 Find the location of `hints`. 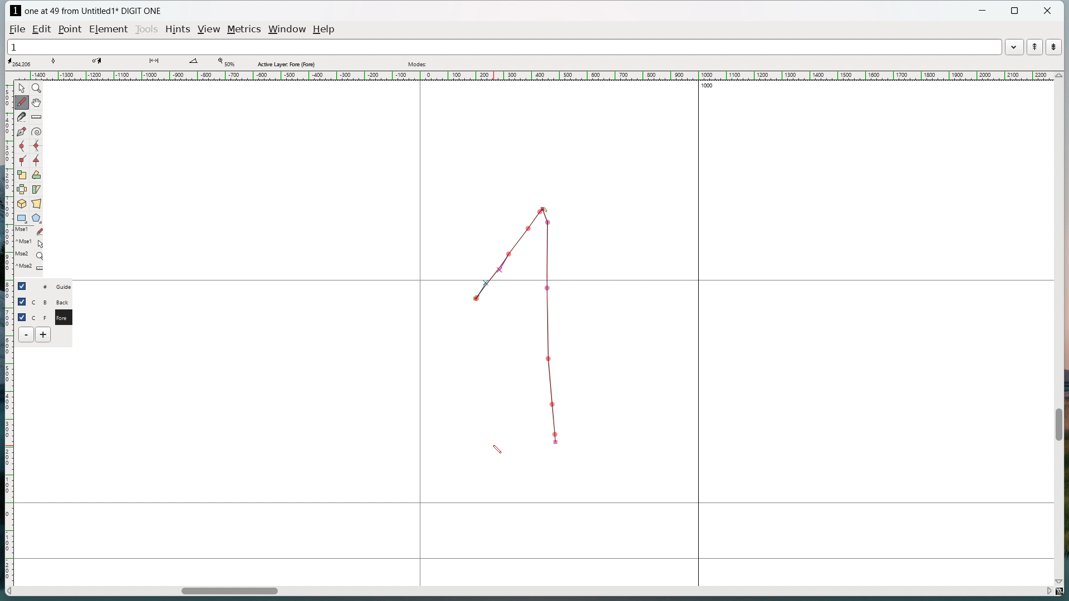

hints is located at coordinates (179, 30).